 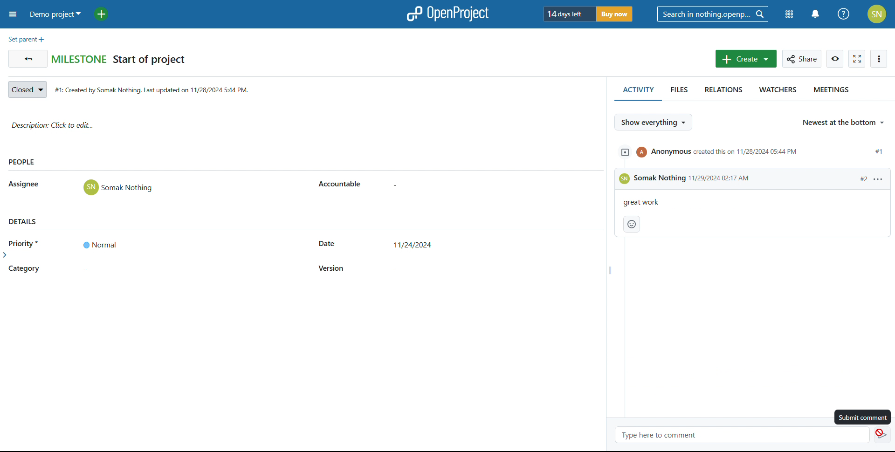 What do you see at coordinates (833, 92) in the screenshot?
I see `meetings` at bounding box center [833, 92].